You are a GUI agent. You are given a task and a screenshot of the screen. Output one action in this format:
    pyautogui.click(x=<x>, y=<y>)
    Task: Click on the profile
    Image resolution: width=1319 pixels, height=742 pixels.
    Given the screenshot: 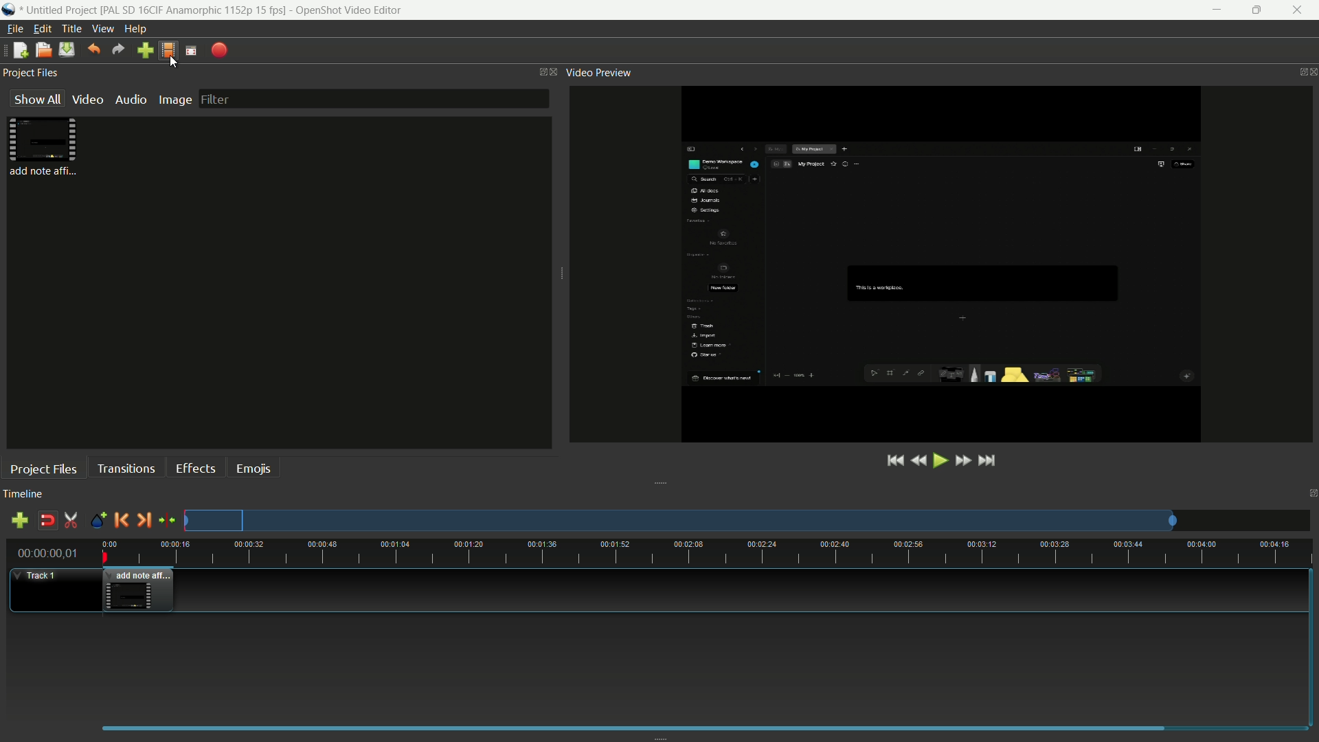 What is the action you would take?
    pyautogui.click(x=170, y=49)
    